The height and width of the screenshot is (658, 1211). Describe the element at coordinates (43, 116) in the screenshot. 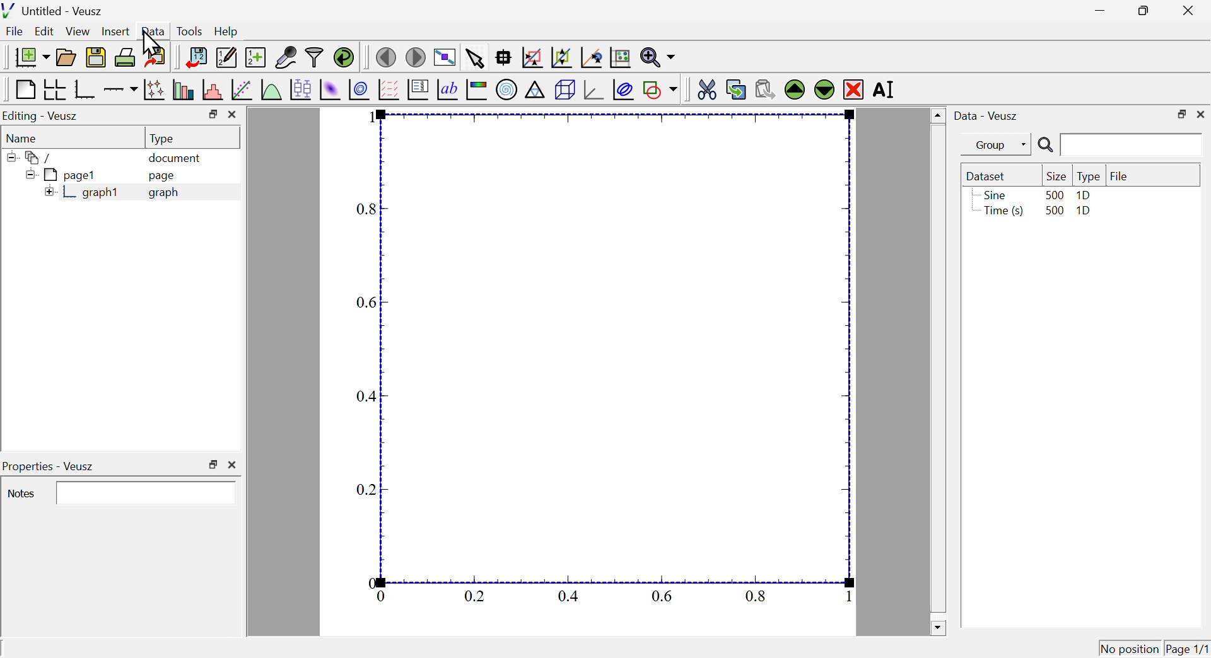

I see `Editing Veusz` at that location.